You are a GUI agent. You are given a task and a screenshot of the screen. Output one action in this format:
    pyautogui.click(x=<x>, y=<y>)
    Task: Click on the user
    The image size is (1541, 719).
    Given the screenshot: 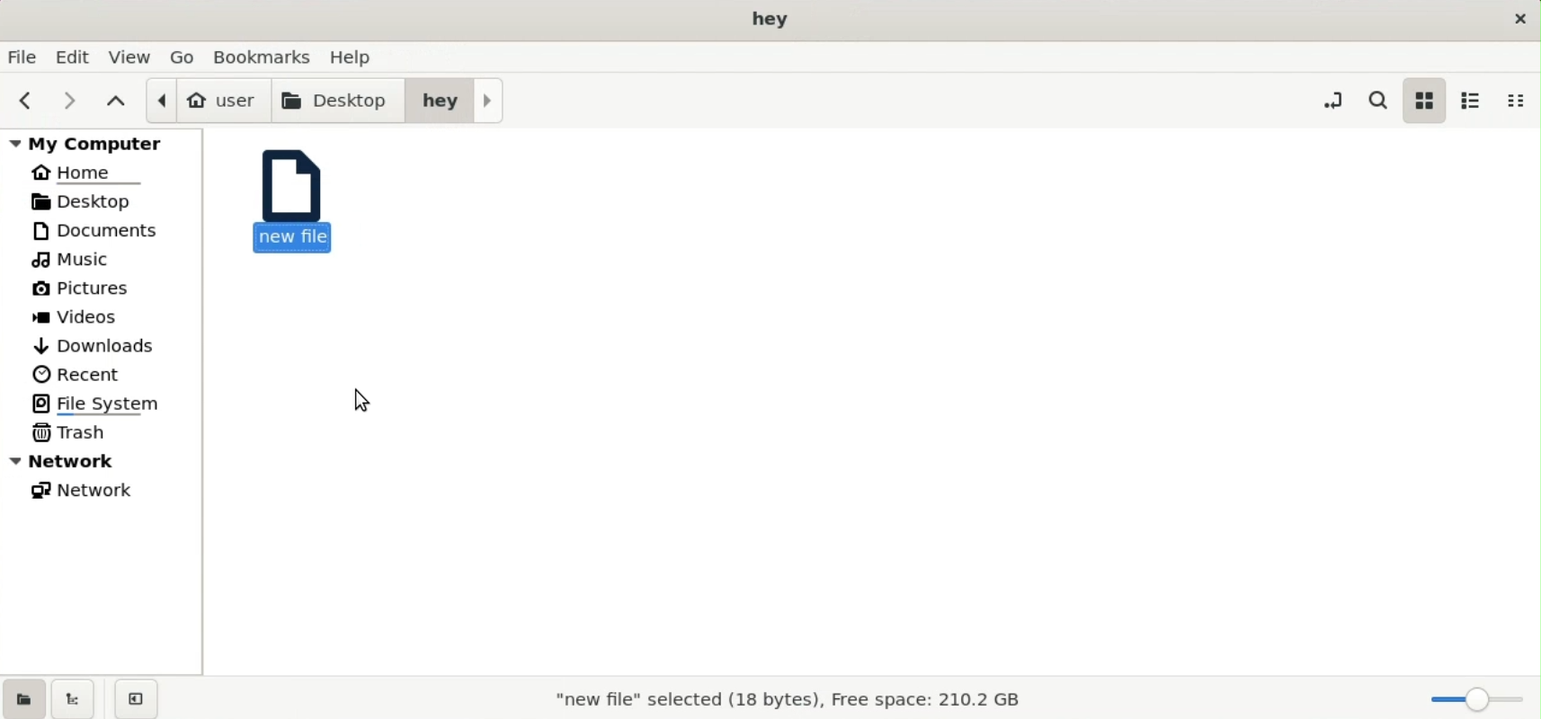 What is the action you would take?
    pyautogui.click(x=207, y=100)
    